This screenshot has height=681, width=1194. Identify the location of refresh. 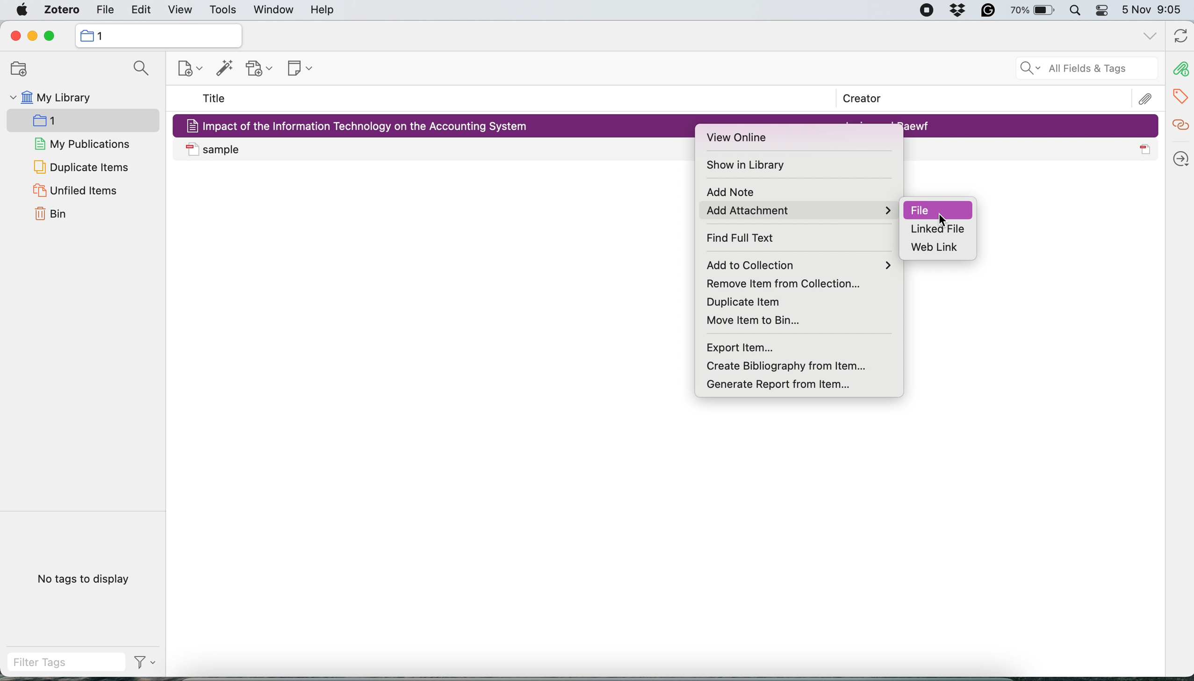
(1179, 37).